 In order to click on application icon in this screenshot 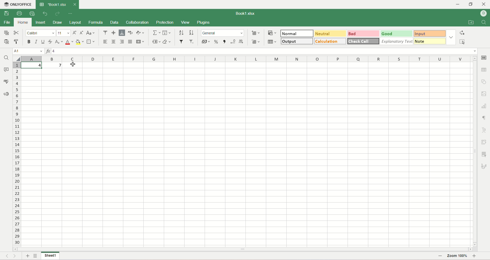, I will do `click(42, 4)`.